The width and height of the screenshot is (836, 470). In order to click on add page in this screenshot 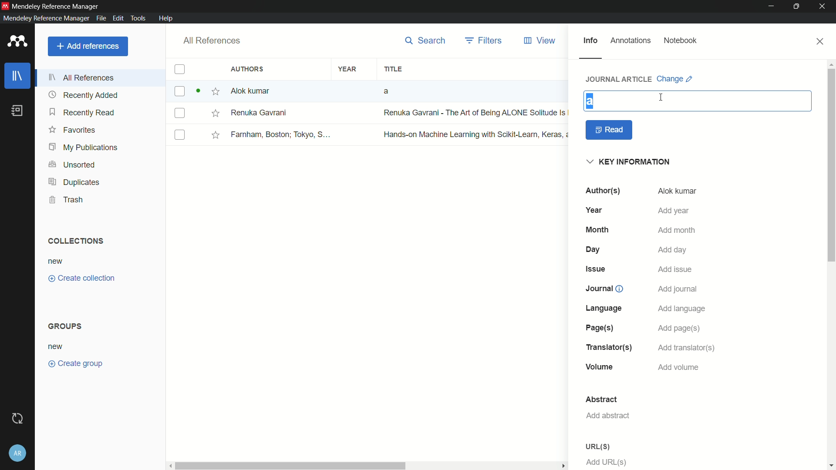, I will do `click(678, 329)`.